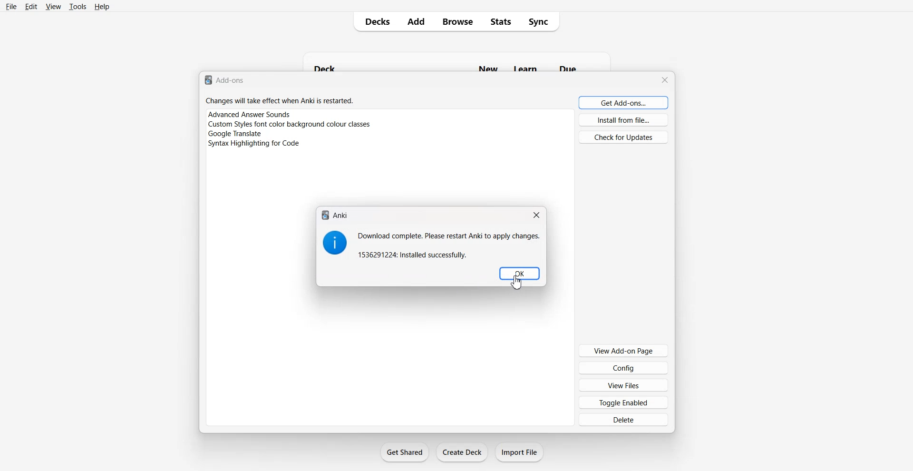  Describe the element at coordinates (623, 350) in the screenshot. I see `View Add-on Page` at that location.